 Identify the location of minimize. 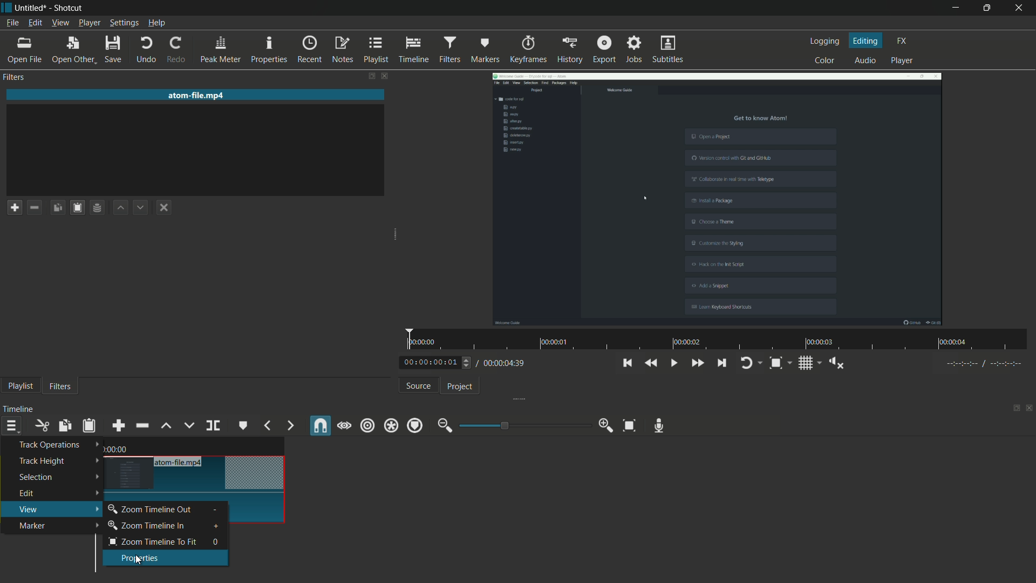
(954, 8).